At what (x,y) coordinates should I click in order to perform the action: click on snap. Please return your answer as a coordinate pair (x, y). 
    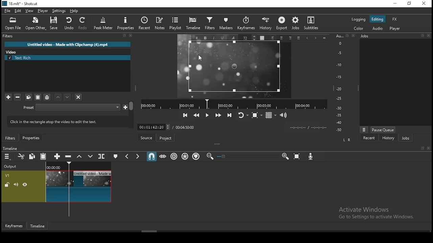
    Looking at the image, I should click on (151, 156).